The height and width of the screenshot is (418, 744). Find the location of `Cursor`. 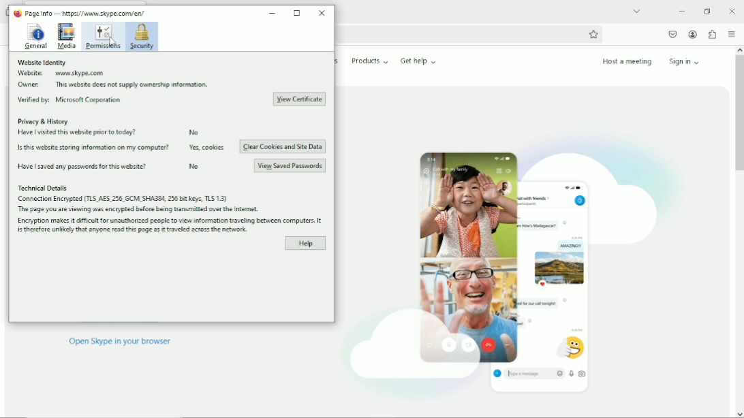

Cursor is located at coordinates (112, 44).